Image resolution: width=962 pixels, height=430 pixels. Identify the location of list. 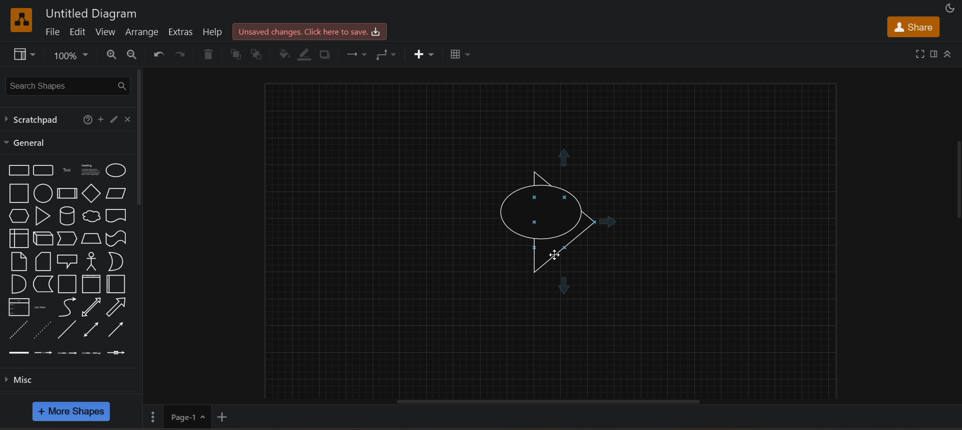
(19, 306).